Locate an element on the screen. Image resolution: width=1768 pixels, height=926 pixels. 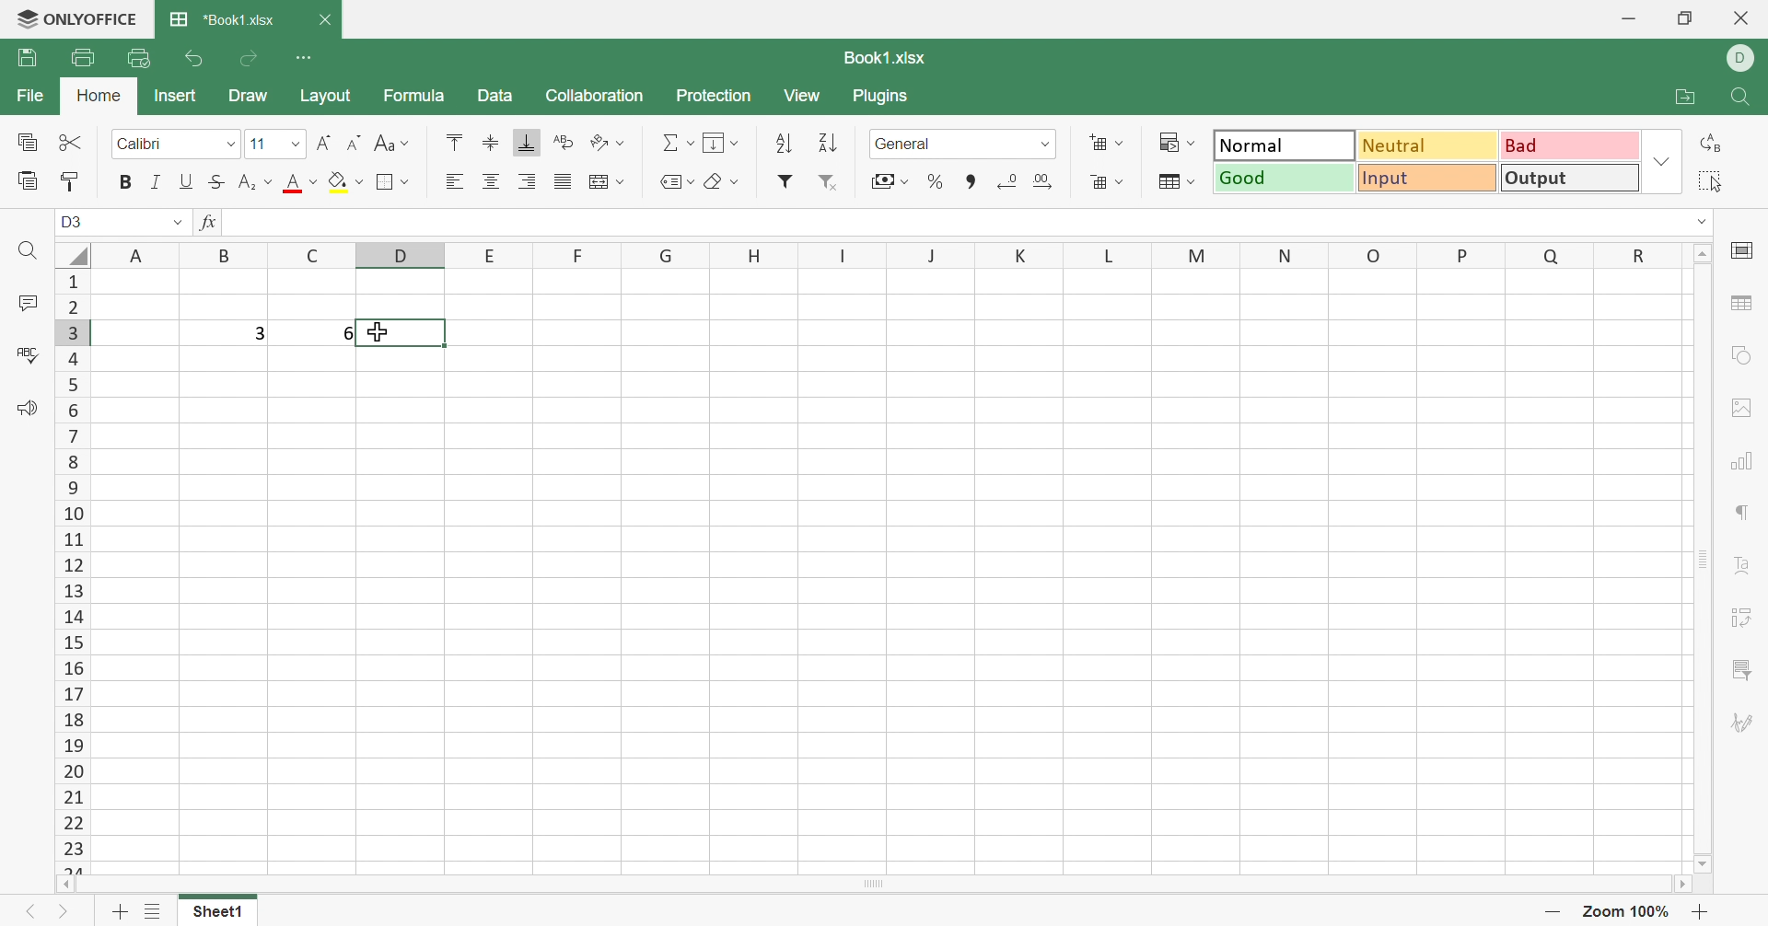
Image settings is located at coordinates (1745, 409).